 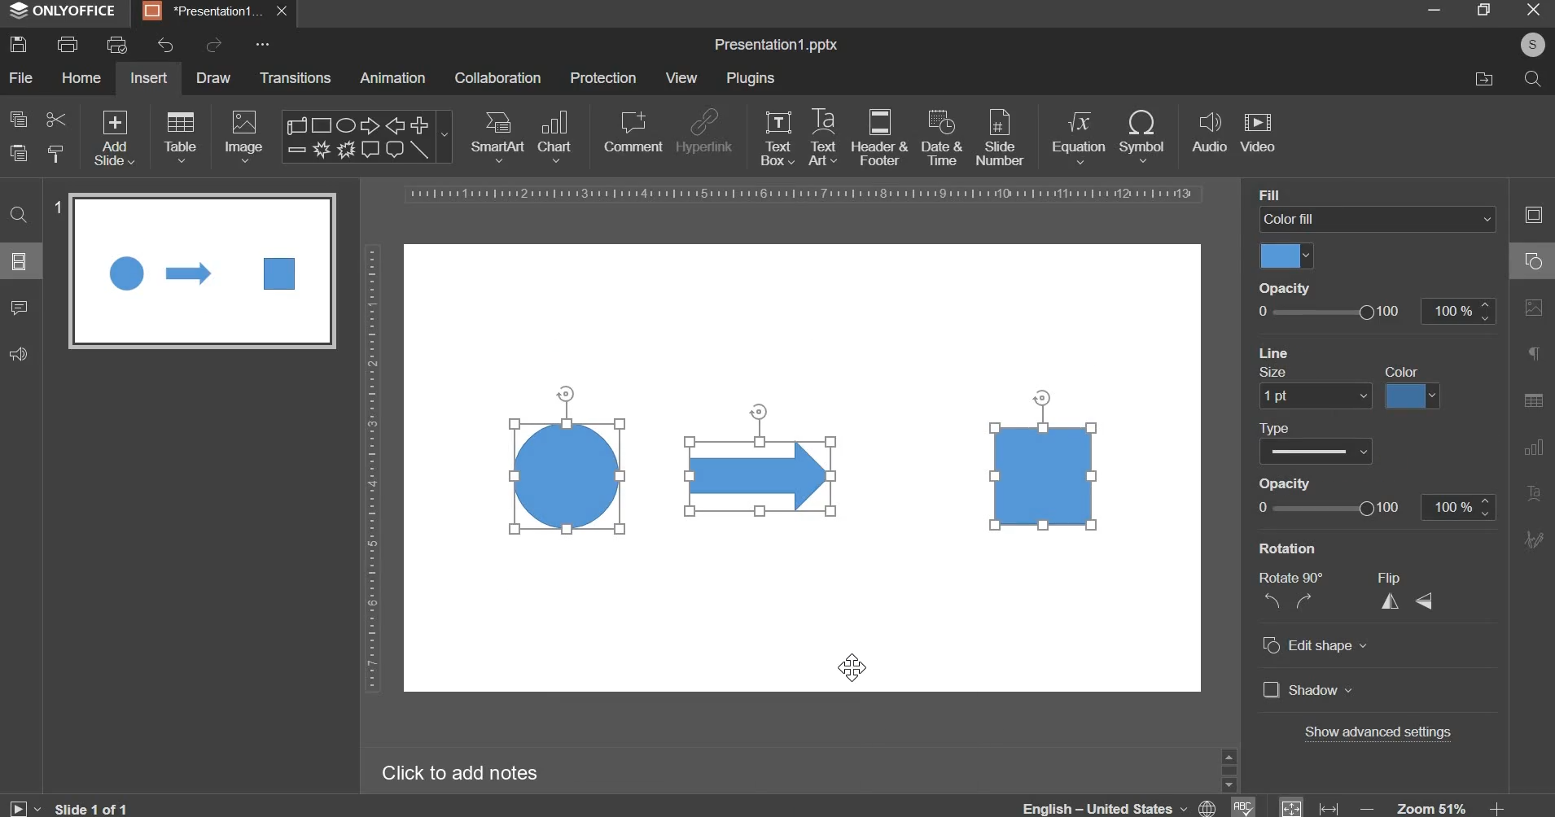 What do you see at coordinates (1433, 806) in the screenshot?
I see `zoom` at bounding box center [1433, 806].